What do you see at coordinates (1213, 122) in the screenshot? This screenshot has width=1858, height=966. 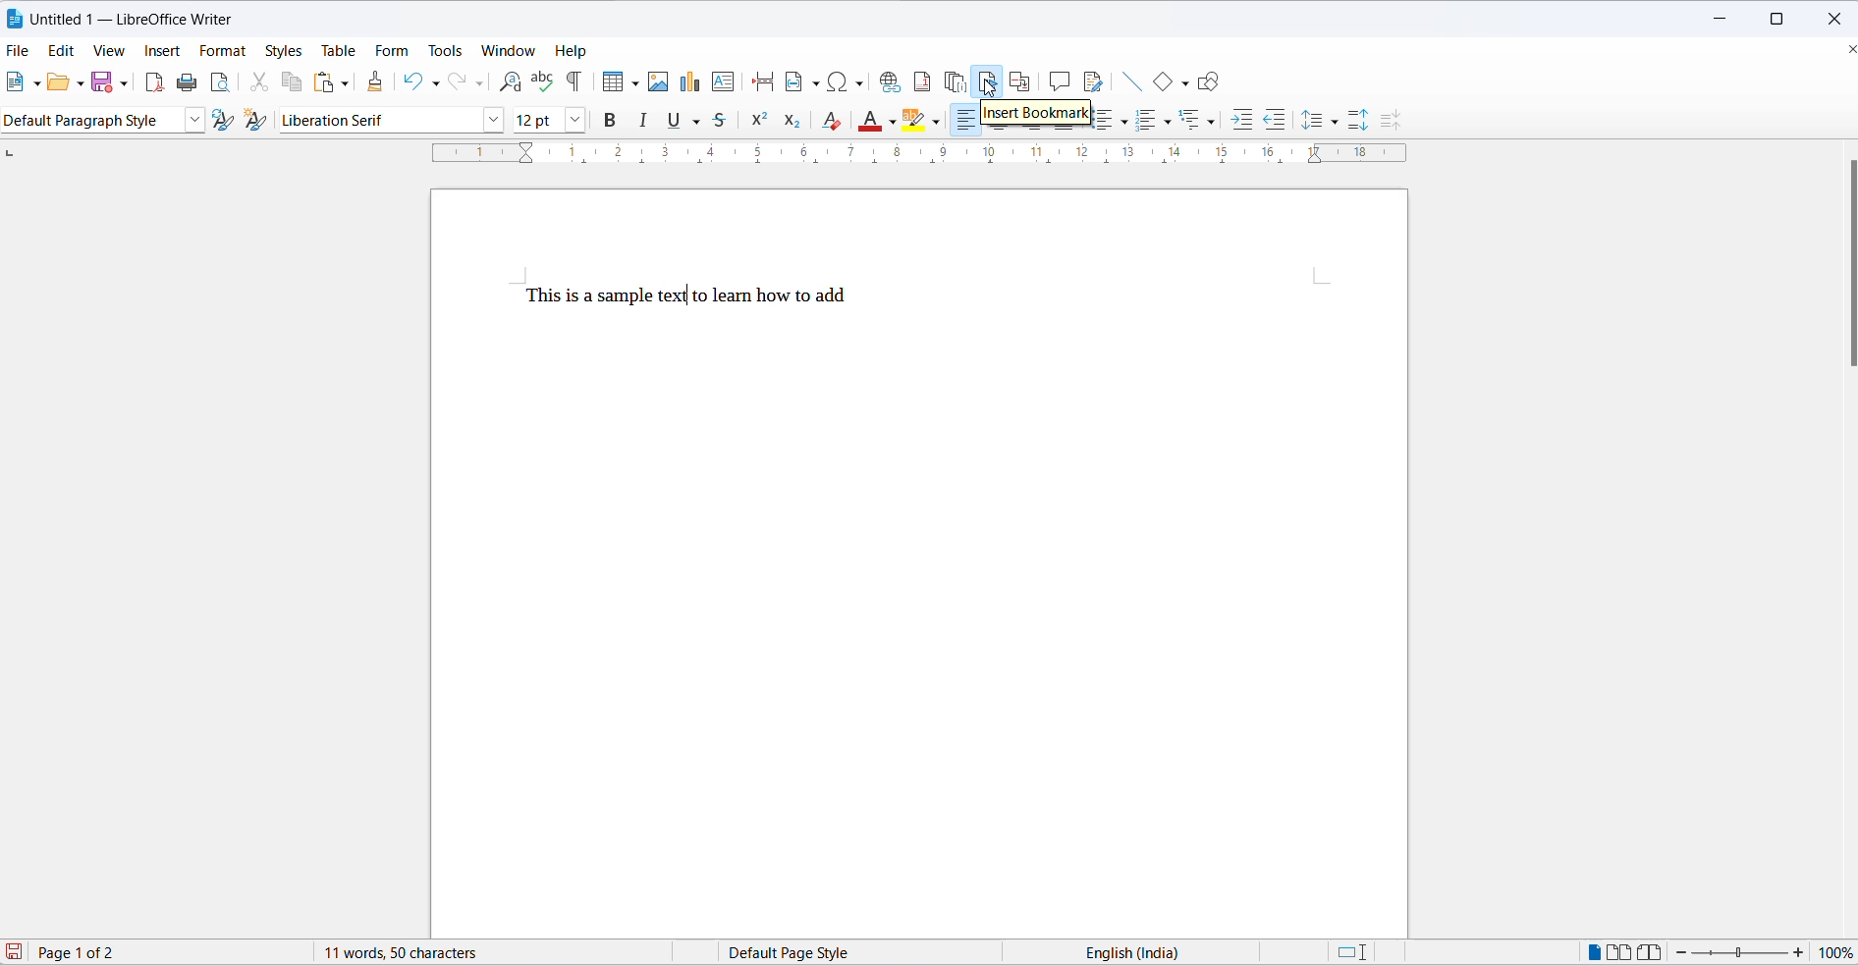 I see `outline format options` at bounding box center [1213, 122].